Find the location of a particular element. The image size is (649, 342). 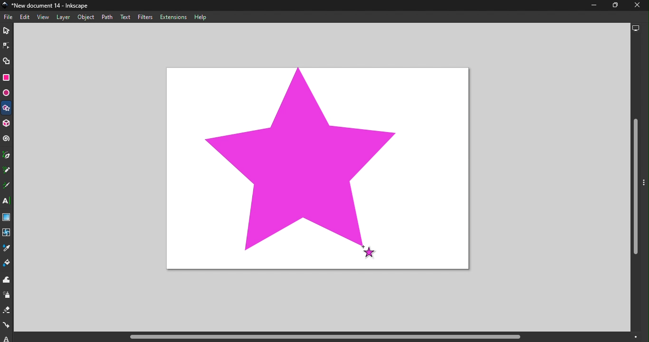

Star/Polygon is located at coordinates (7, 109).